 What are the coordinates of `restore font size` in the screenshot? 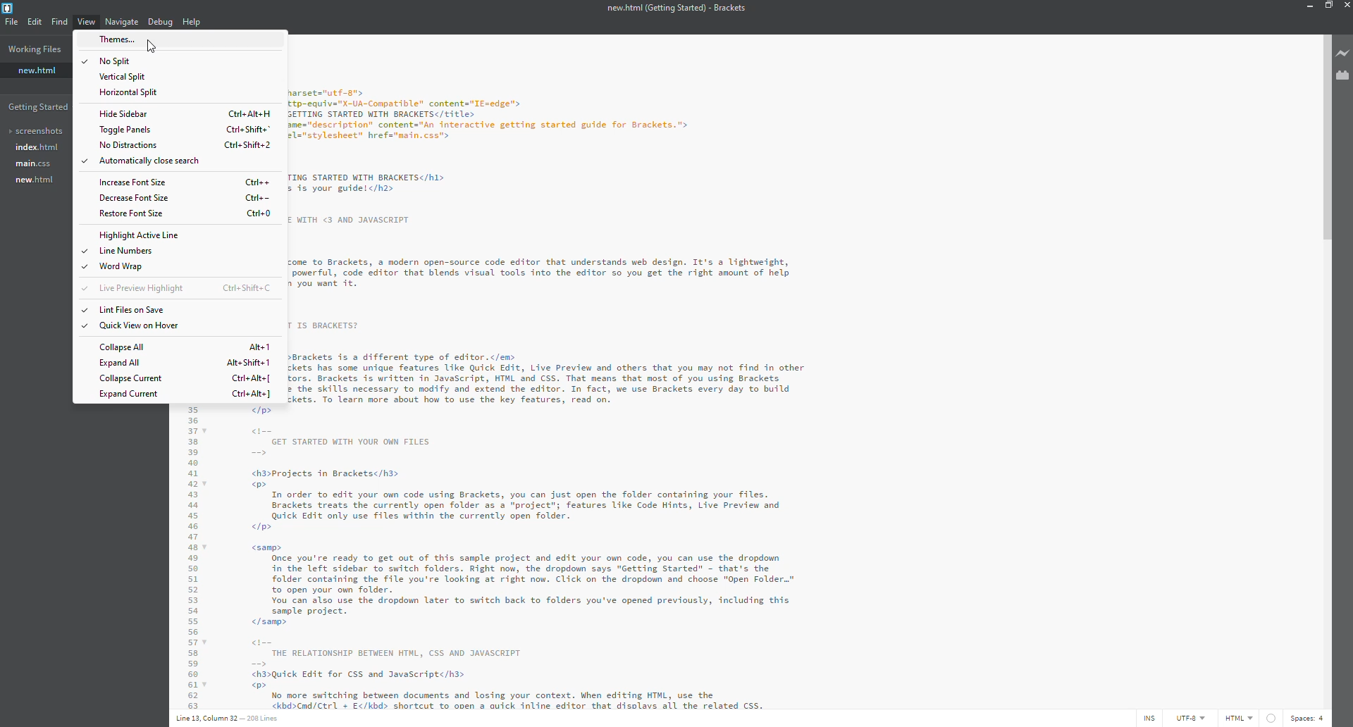 It's located at (129, 213).